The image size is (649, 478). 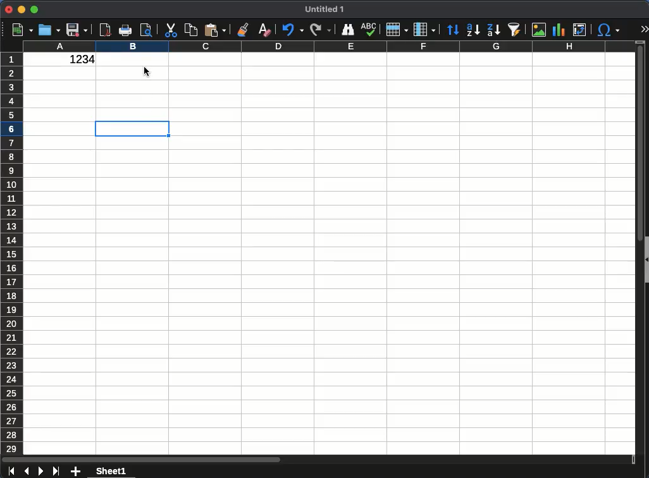 I want to click on image, so click(x=539, y=28).